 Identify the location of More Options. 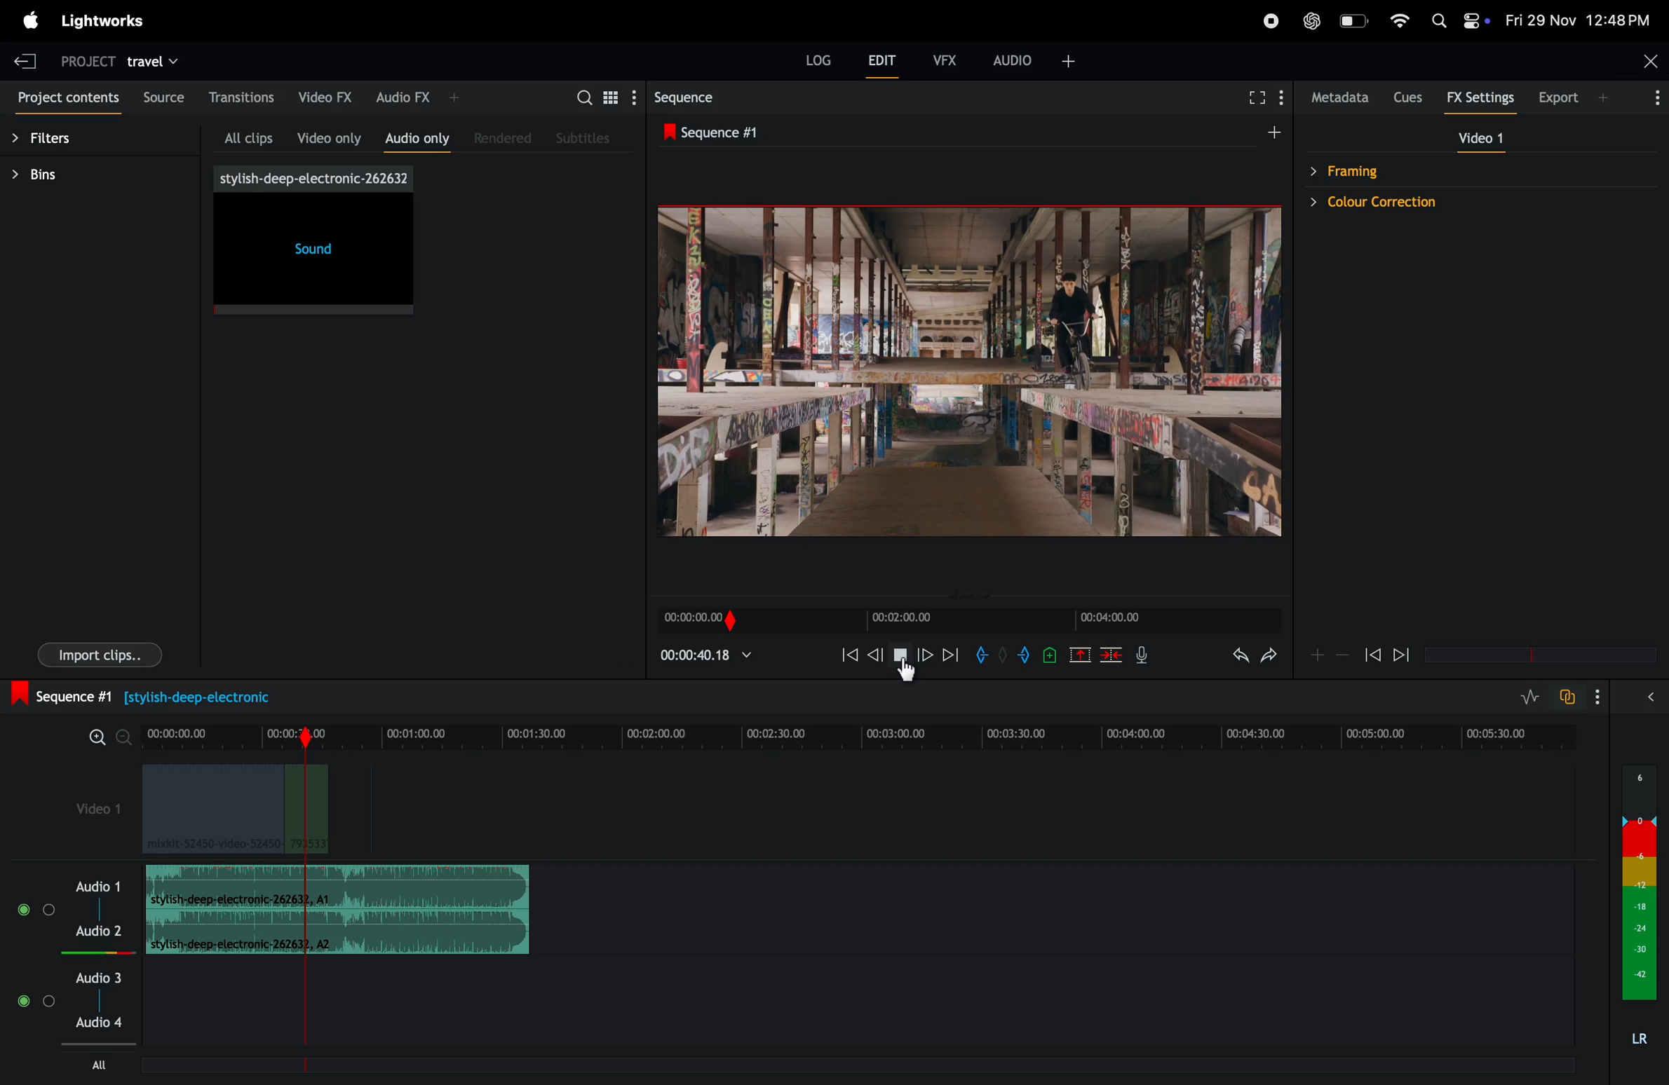
(1600, 697).